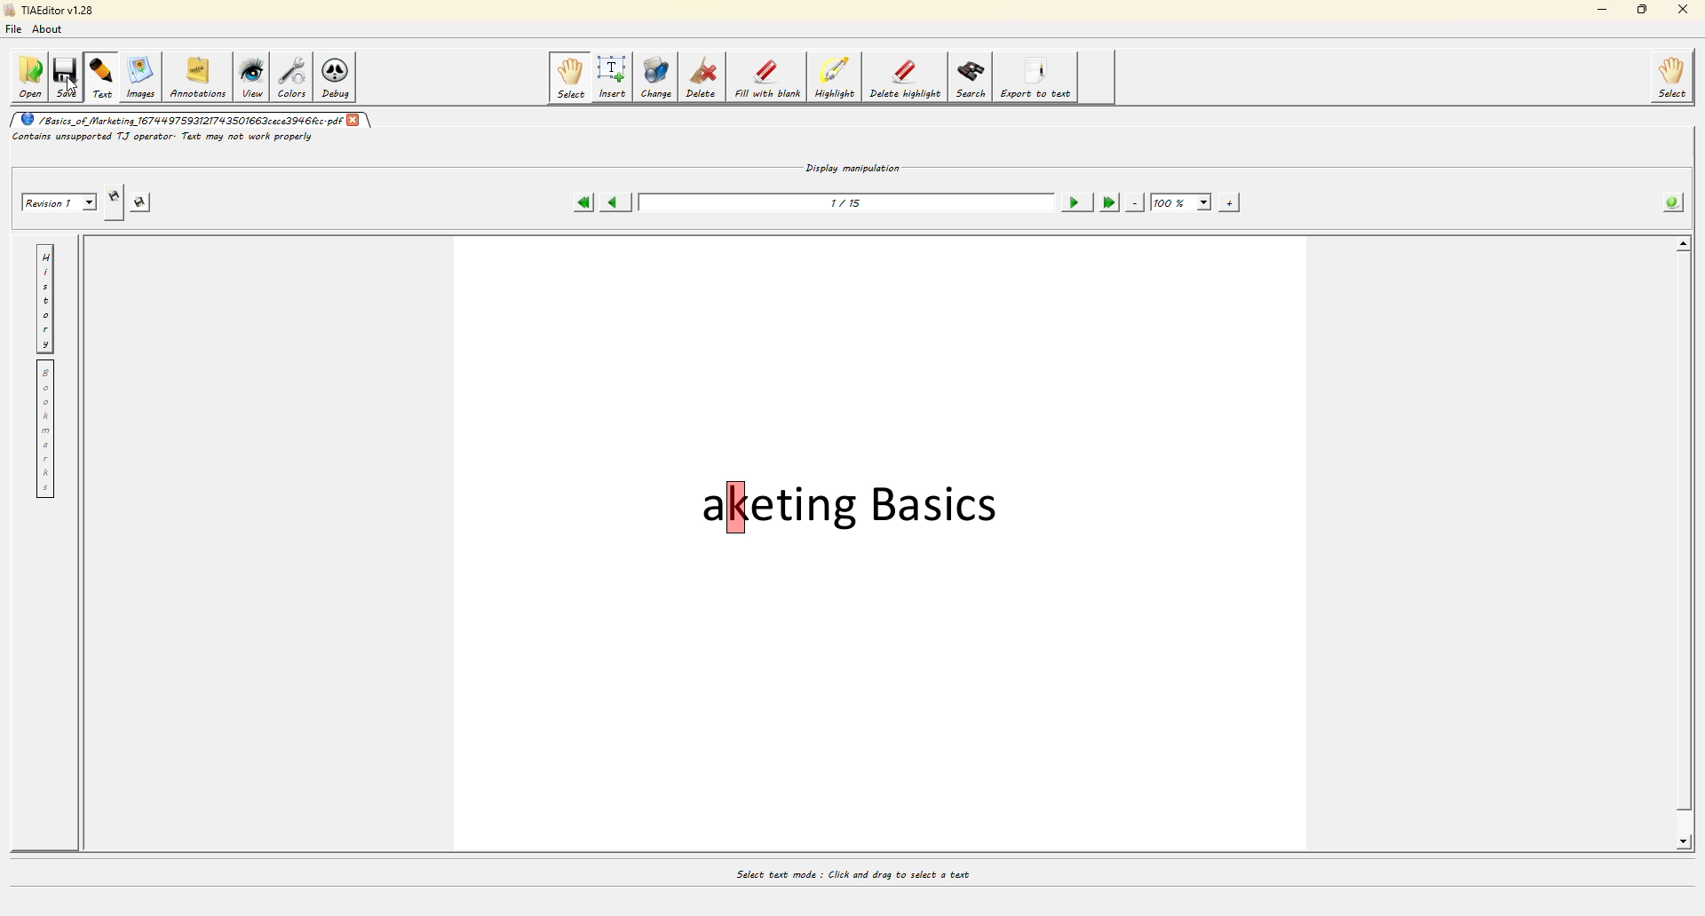 This screenshot has width=1705, height=916. What do you see at coordinates (904, 78) in the screenshot?
I see `delete highlight` at bounding box center [904, 78].